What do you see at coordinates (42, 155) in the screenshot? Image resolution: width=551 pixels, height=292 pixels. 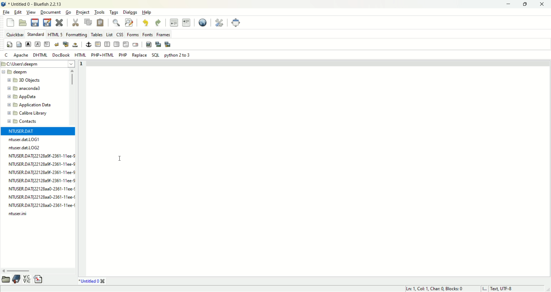 I see `NTUSER.DATI22128a9f-2361-11ee-9` at bounding box center [42, 155].